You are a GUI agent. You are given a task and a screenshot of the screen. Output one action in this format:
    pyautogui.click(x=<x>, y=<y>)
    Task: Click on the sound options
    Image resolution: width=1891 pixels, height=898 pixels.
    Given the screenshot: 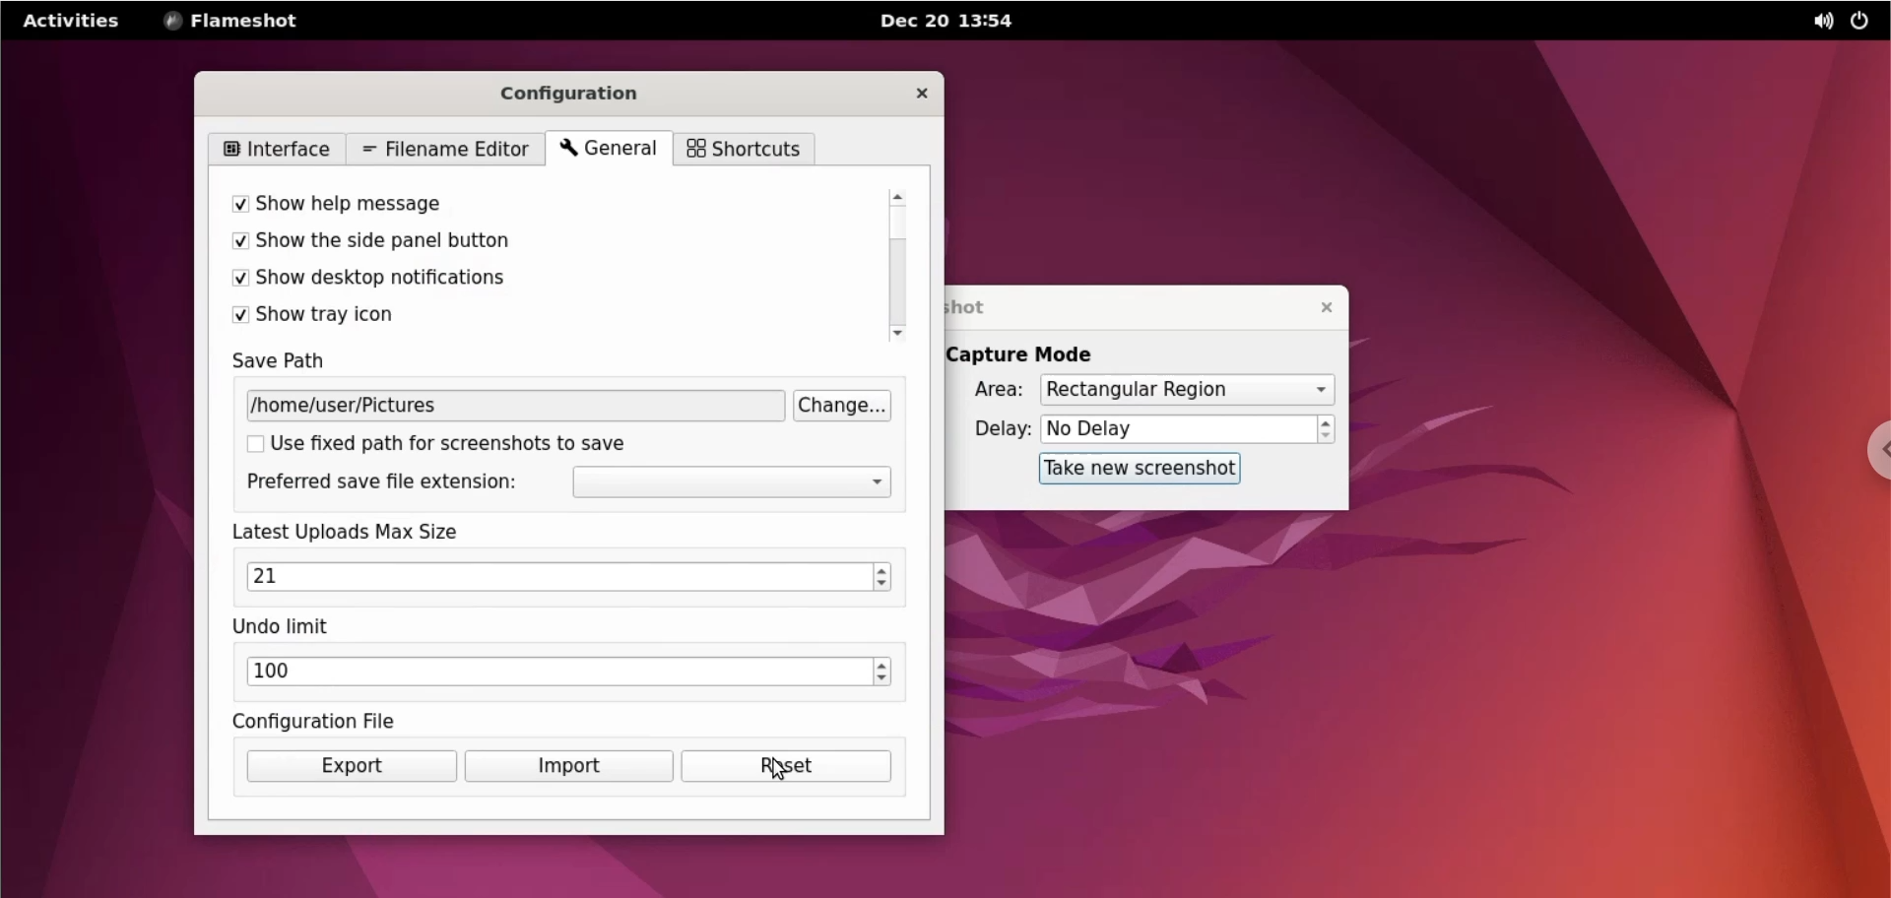 What is the action you would take?
    pyautogui.click(x=1815, y=22)
    